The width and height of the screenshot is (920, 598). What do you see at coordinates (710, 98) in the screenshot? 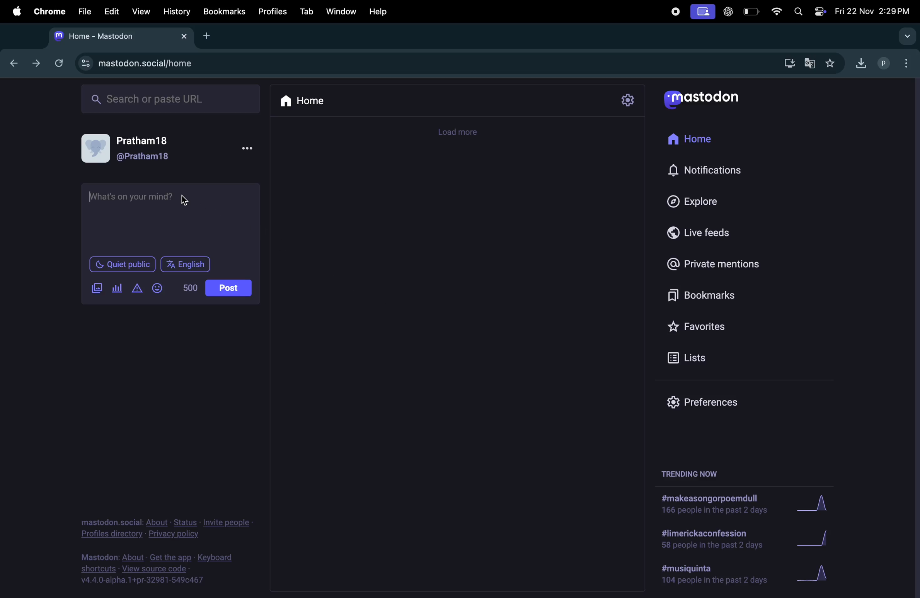
I see `mastodon logo` at bounding box center [710, 98].